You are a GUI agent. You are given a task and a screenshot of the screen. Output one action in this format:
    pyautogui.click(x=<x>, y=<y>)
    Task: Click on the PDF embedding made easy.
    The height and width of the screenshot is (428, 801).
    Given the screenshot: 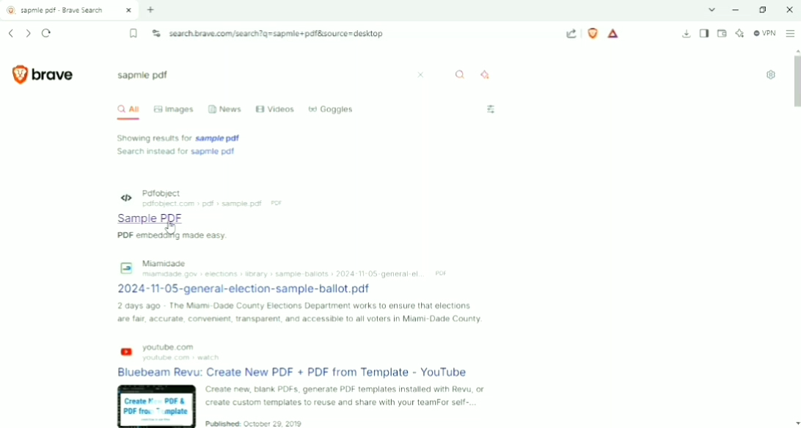 What is the action you would take?
    pyautogui.click(x=136, y=235)
    